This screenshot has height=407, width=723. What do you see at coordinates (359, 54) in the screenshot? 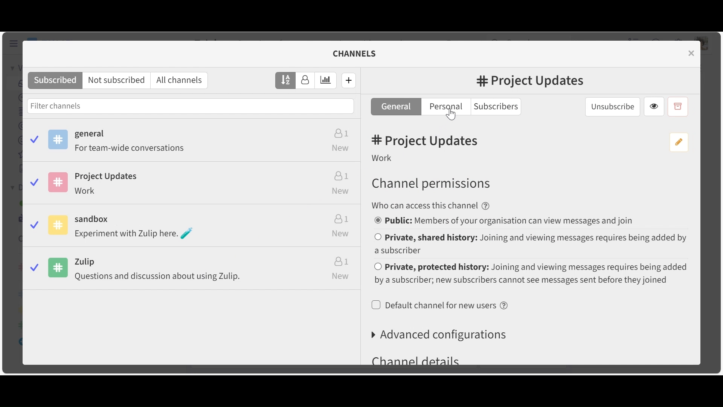
I see `channels` at bounding box center [359, 54].